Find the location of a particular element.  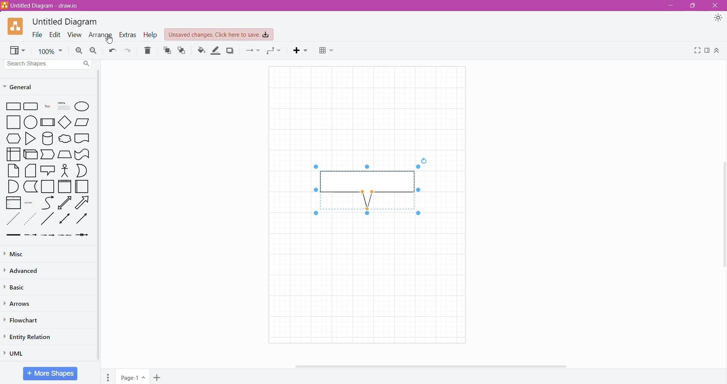

Edit is located at coordinates (55, 34).